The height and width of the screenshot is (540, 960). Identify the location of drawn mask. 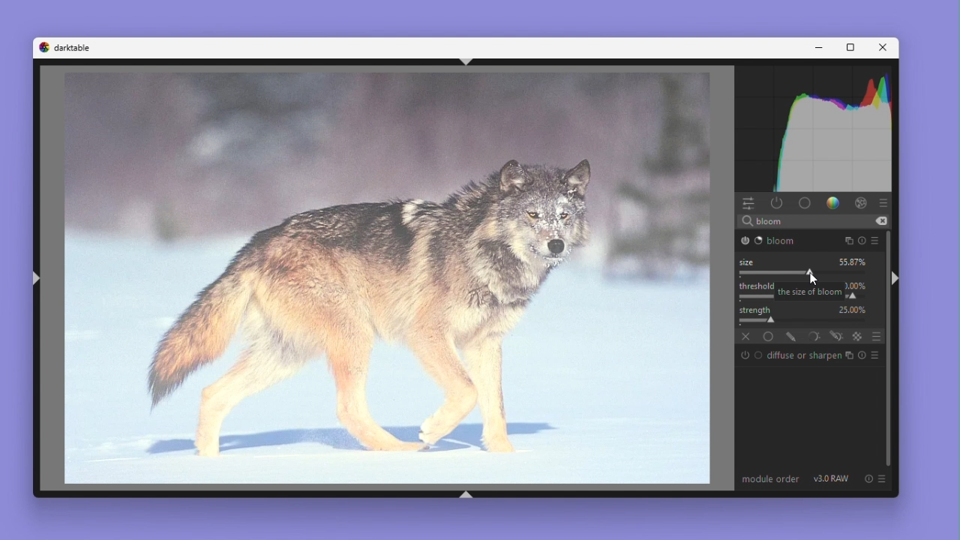
(793, 337).